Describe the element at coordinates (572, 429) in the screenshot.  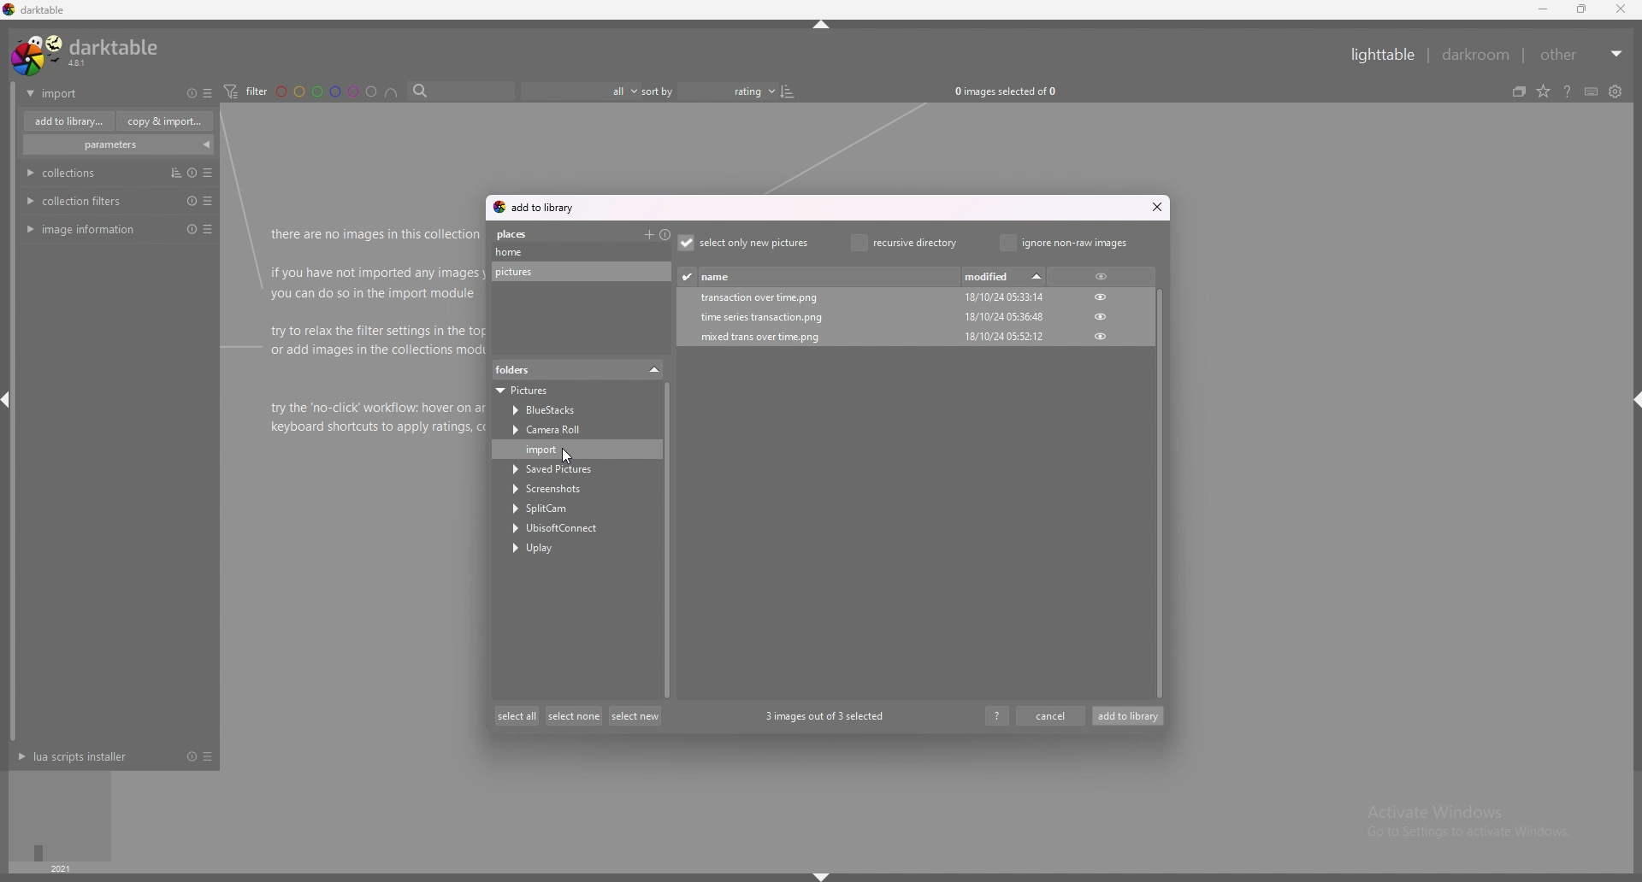
I see `Camera Roll` at that location.